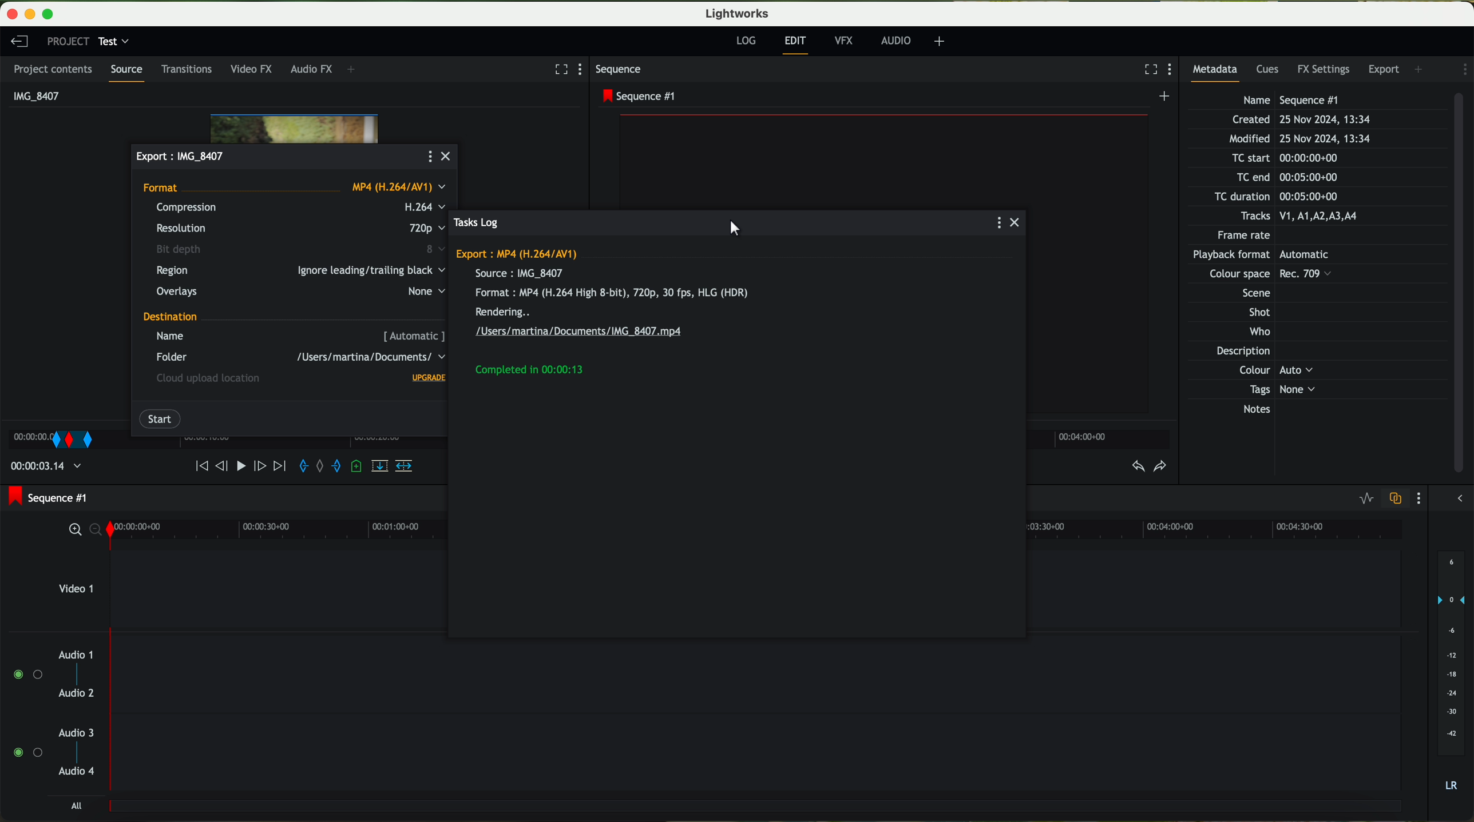 Image resolution: width=1474 pixels, height=822 pixels. I want to click on destination, so click(171, 317).